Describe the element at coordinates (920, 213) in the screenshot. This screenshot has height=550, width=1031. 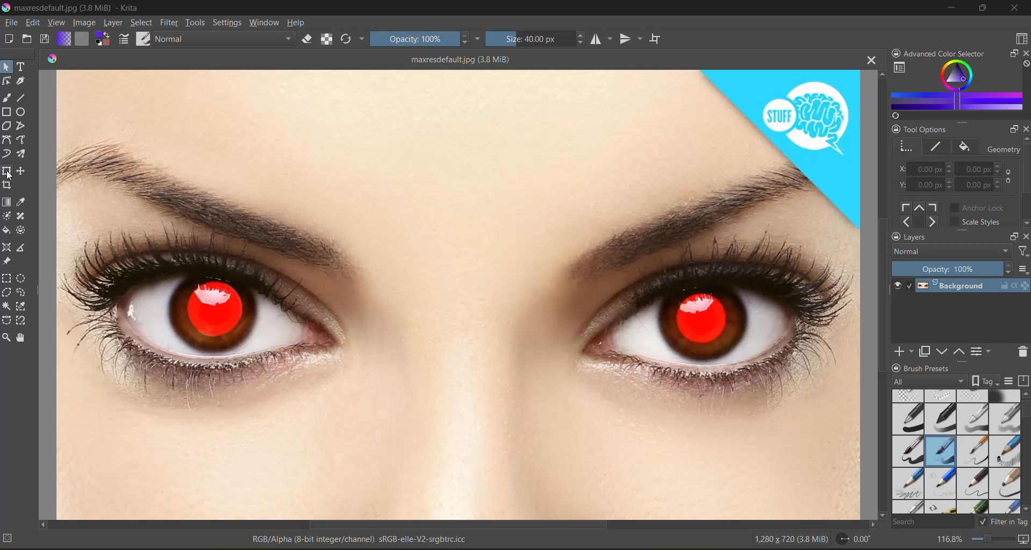
I see `Navigation` at that location.